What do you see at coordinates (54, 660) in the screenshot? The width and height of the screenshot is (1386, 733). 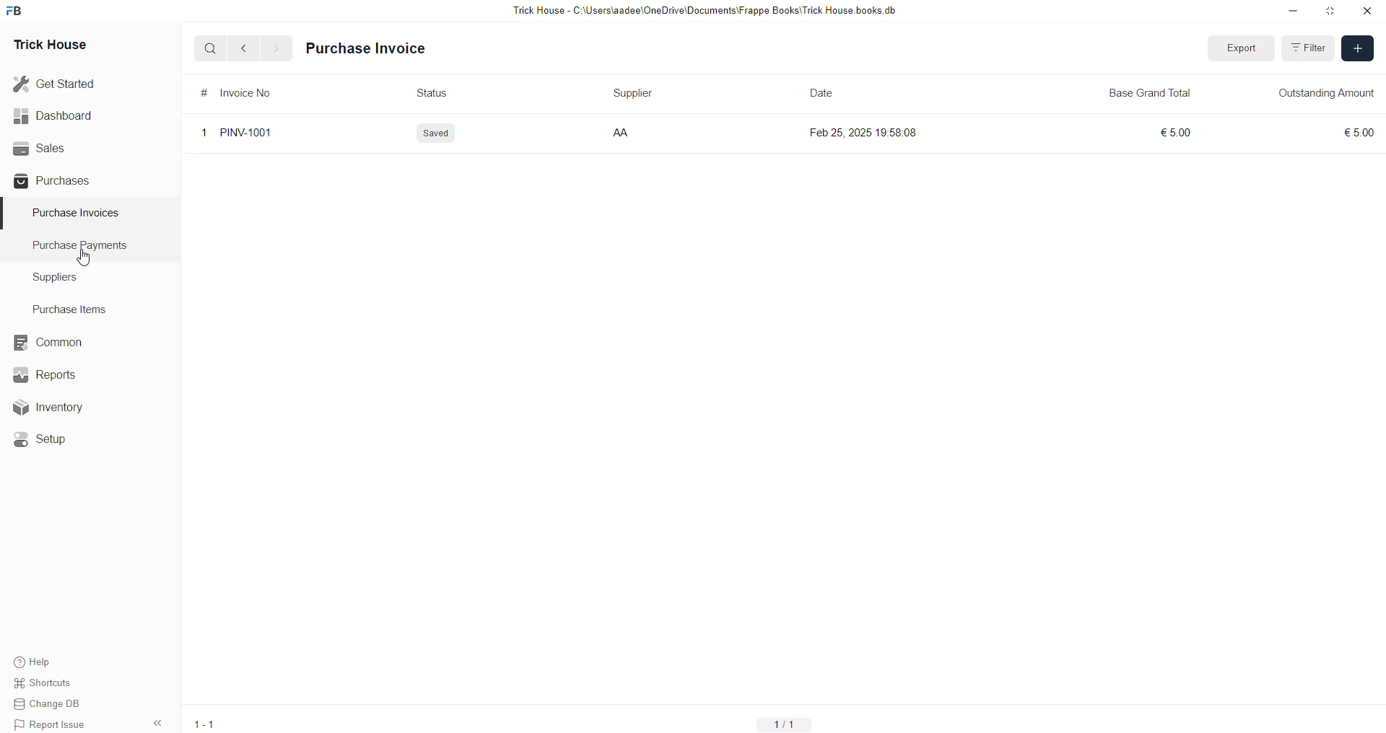 I see ` Help` at bounding box center [54, 660].